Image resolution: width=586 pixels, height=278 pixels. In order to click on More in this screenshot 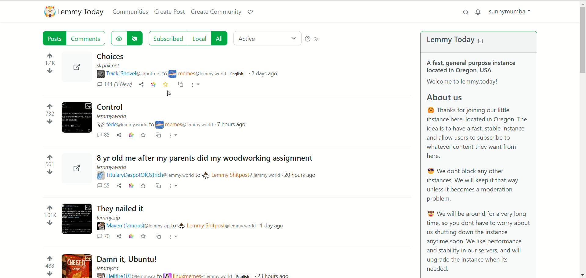, I will do `click(172, 237)`.